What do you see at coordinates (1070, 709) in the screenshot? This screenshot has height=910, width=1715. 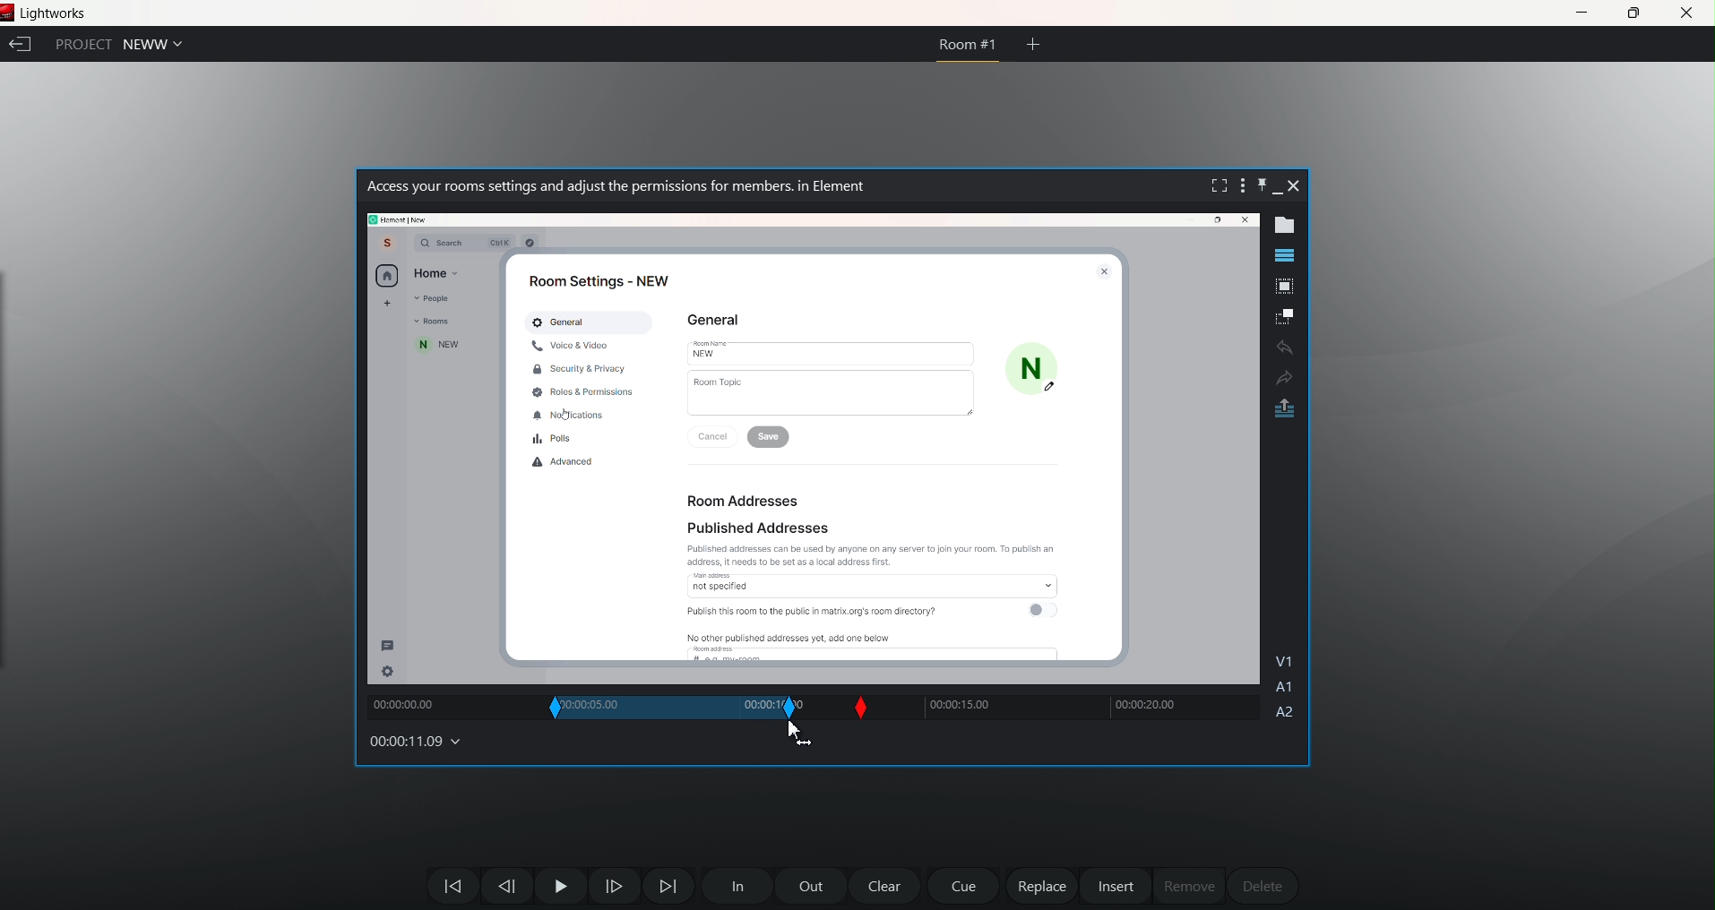 I see `track` at bounding box center [1070, 709].